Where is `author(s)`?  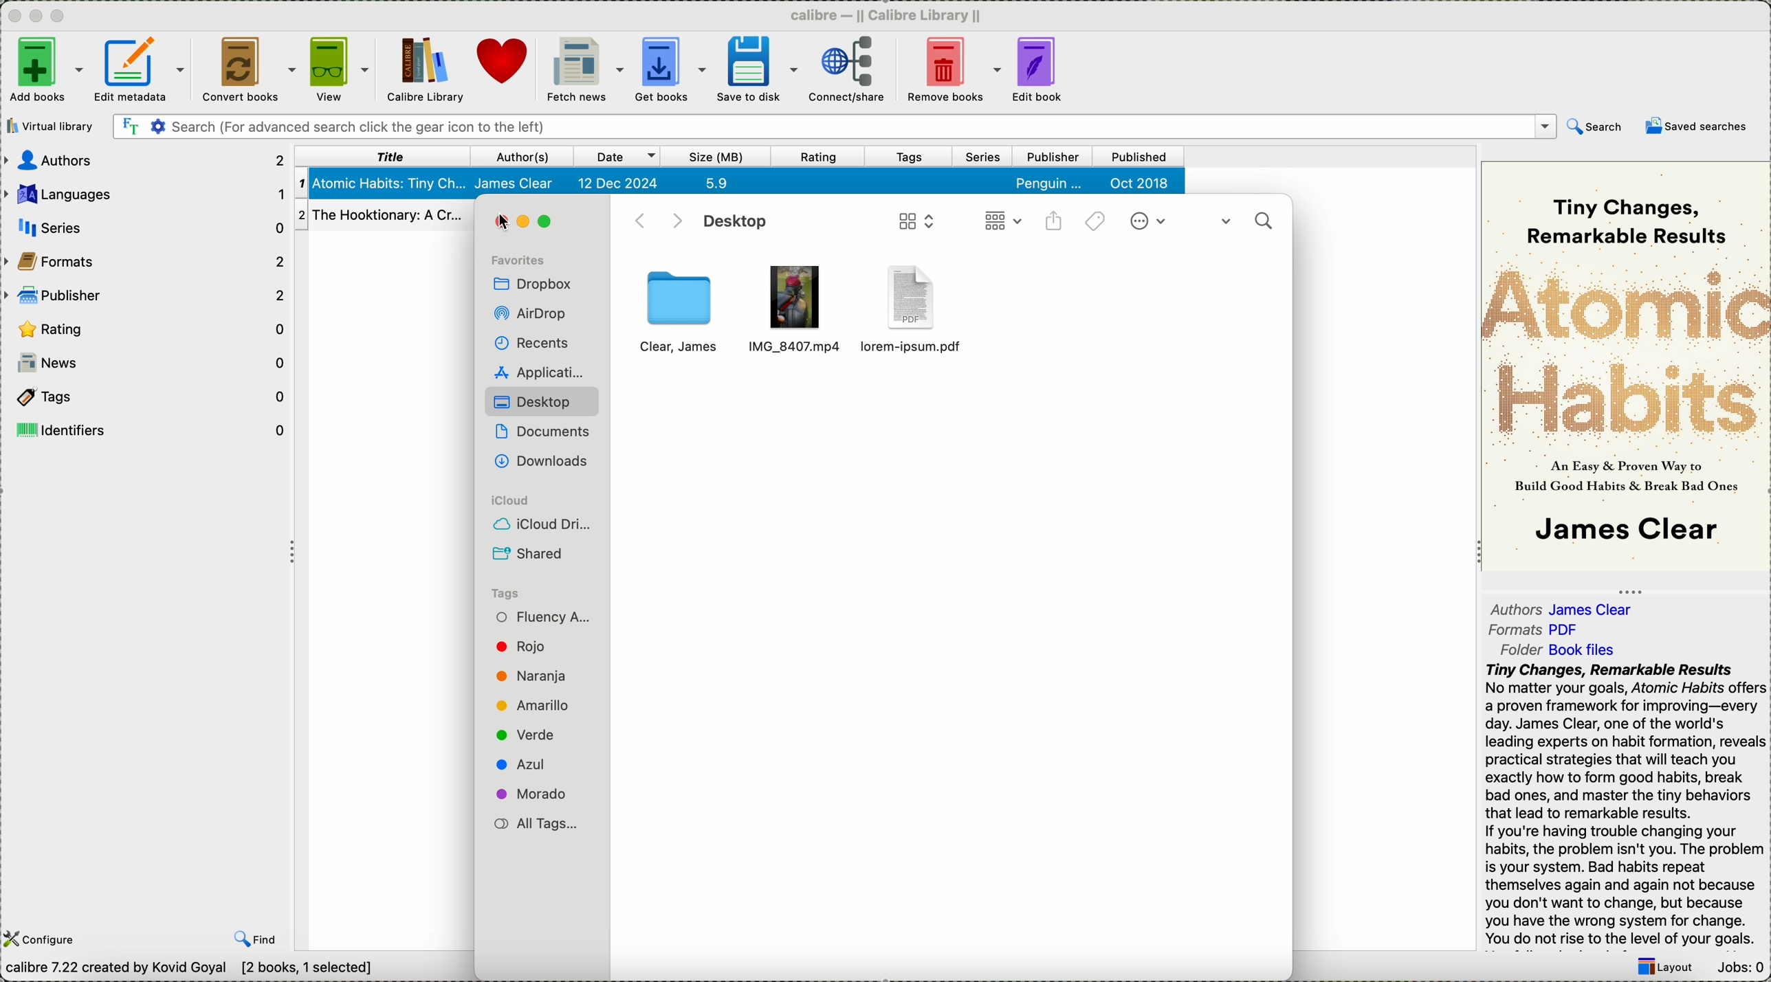
author(s) is located at coordinates (523, 156).